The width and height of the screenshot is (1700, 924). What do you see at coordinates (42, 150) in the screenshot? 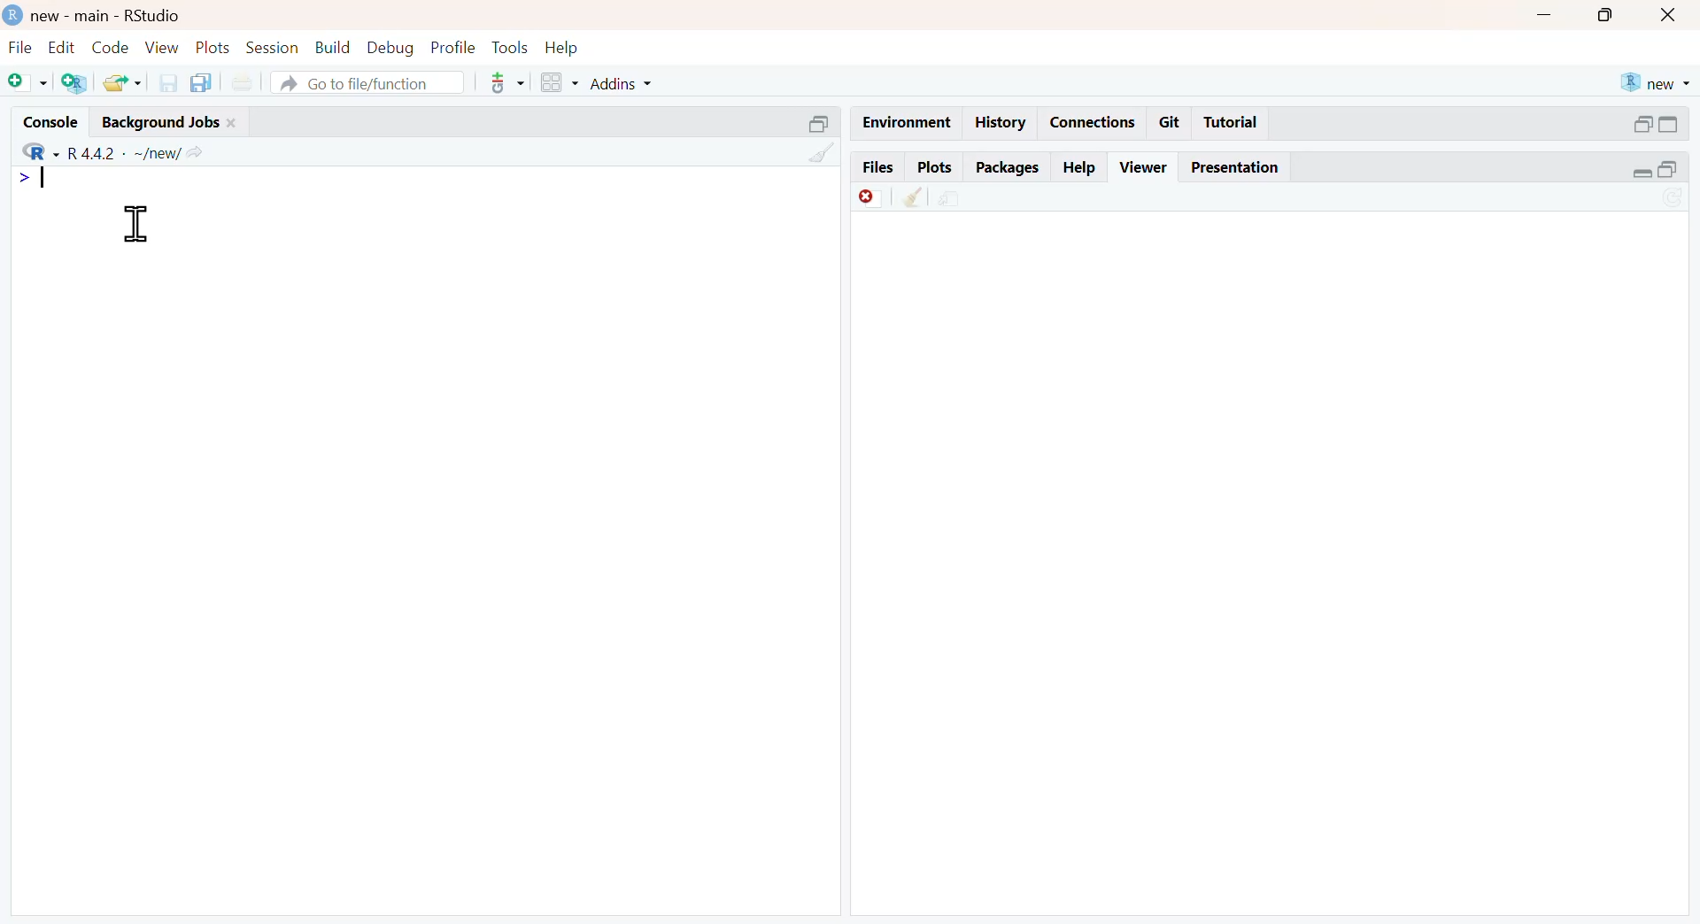
I see `R` at bounding box center [42, 150].